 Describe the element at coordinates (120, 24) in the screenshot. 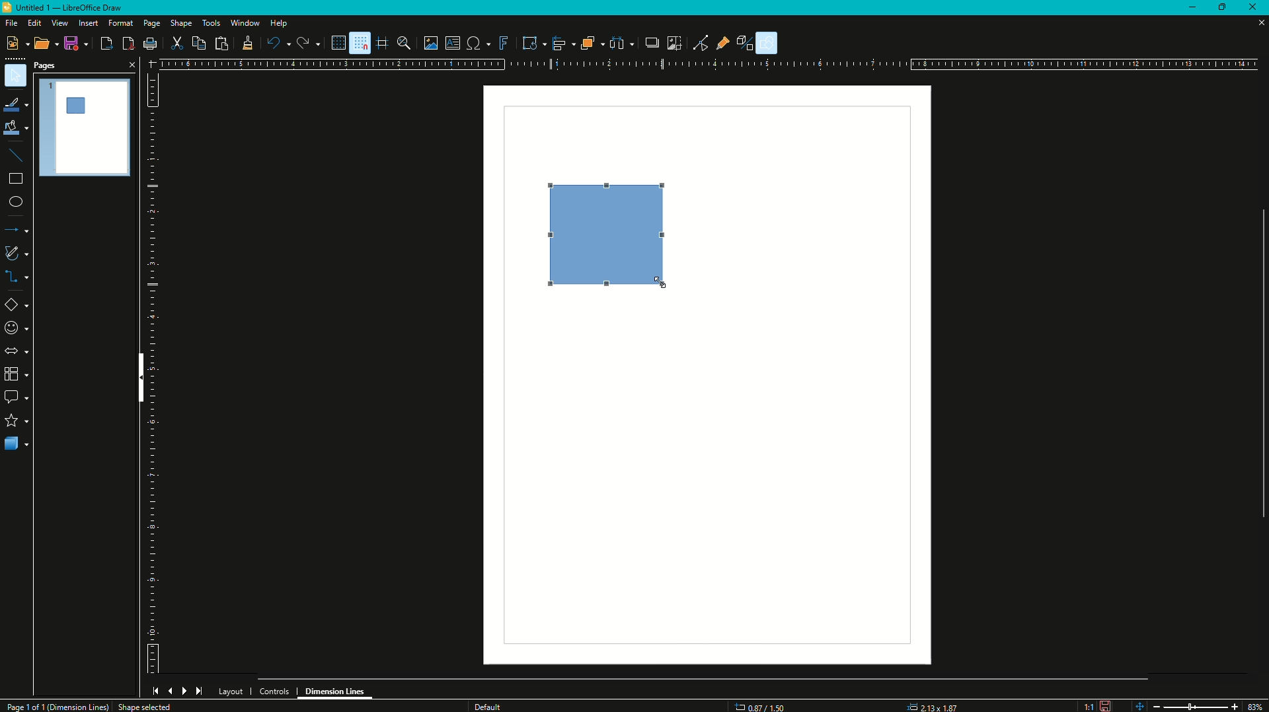

I see `Format` at that location.